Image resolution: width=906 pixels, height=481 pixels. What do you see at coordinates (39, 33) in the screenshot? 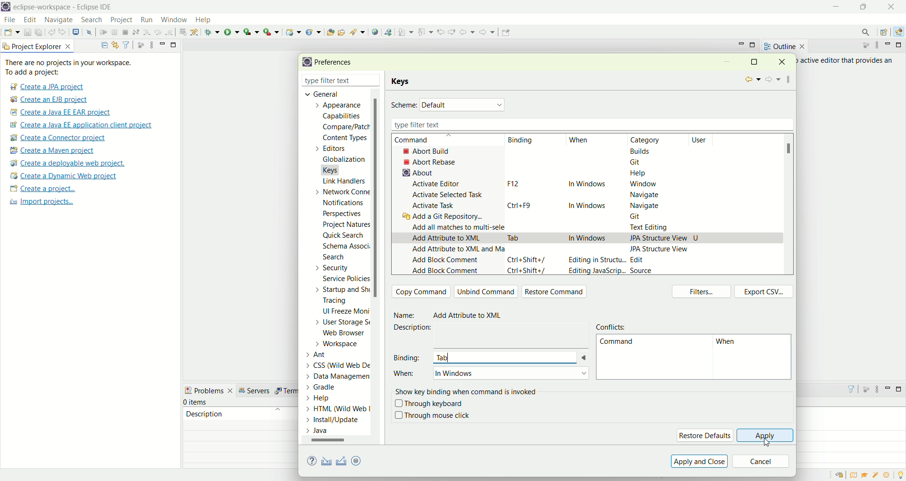
I see `save all` at bounding box center [39, 33].